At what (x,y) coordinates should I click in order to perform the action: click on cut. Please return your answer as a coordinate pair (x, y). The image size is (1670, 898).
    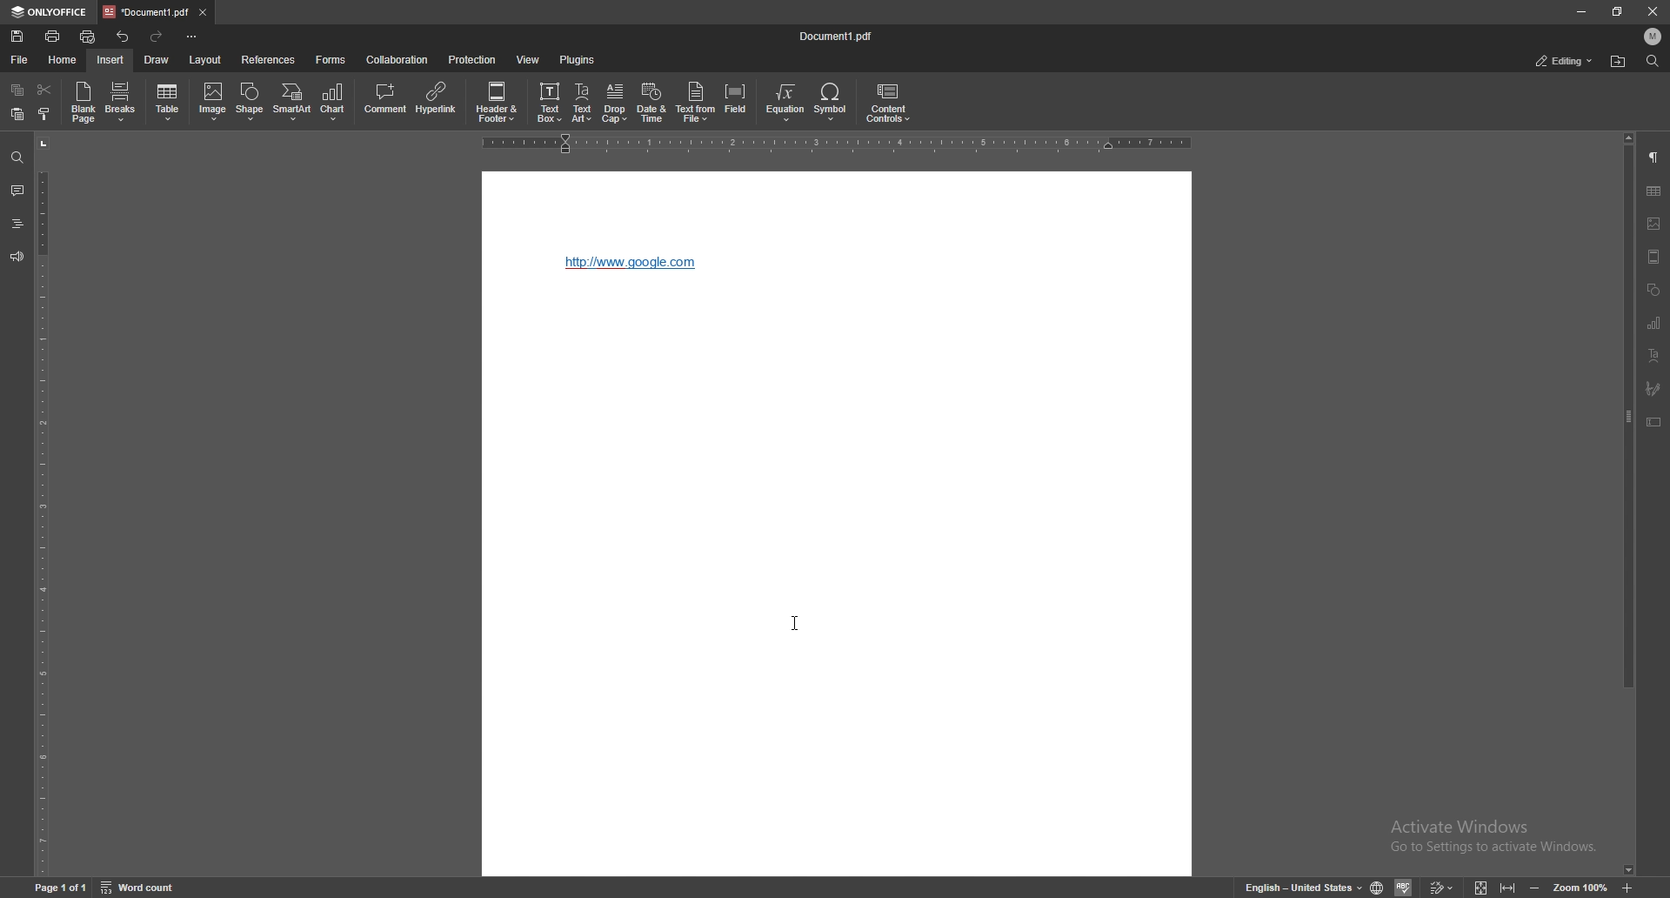
    Looking at the image, I should click on (45, 90).